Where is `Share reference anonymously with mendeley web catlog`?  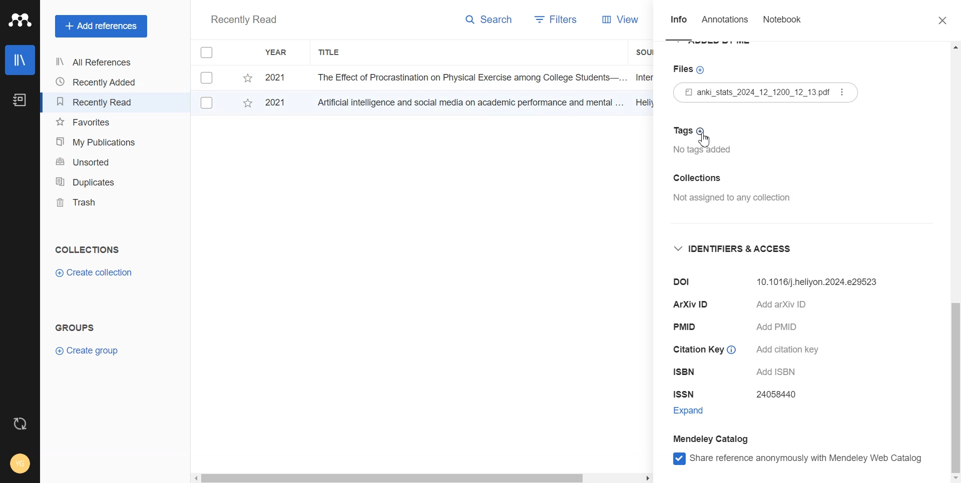 Share reference anonymously with mendeley web catlog is located at coordinates (802, 459).